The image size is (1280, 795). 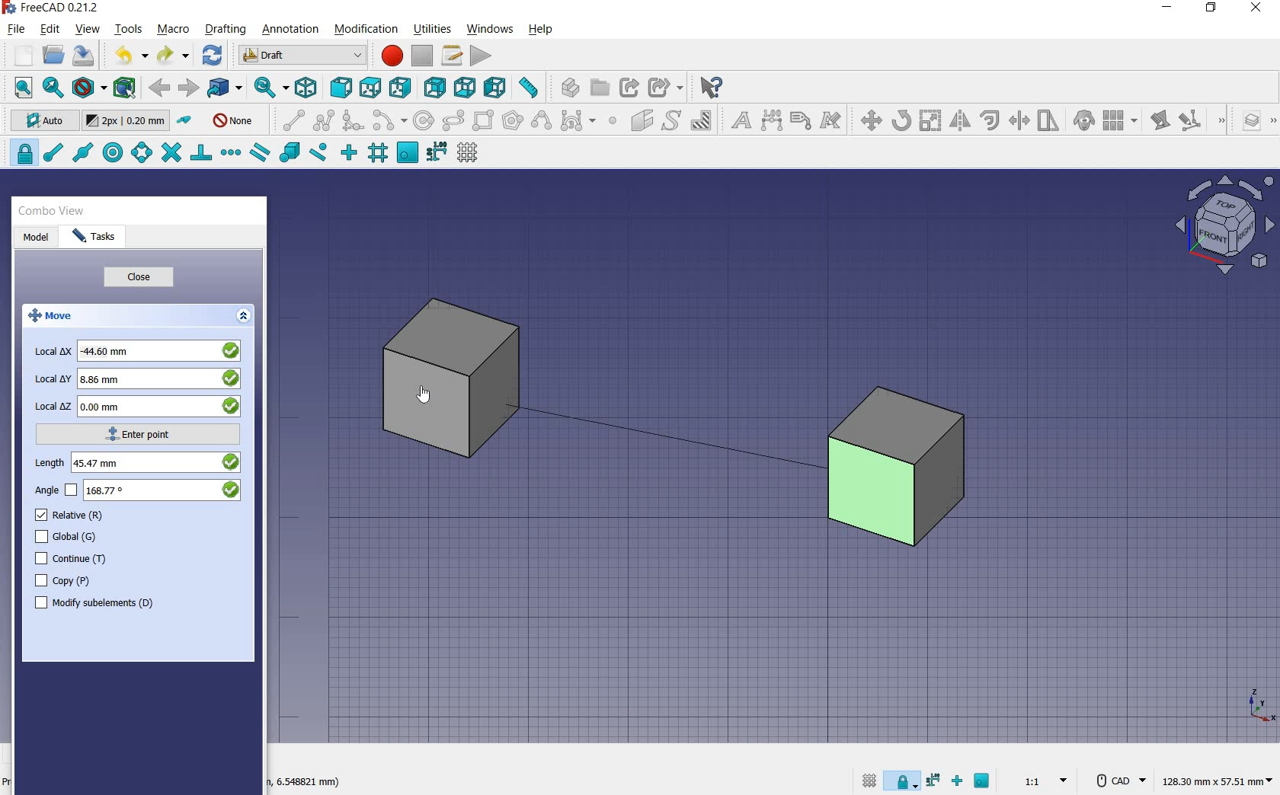 What do you see at coordinates (961, 120) in the screenshot?
I see `mirror` at bounding box center [961, 120].